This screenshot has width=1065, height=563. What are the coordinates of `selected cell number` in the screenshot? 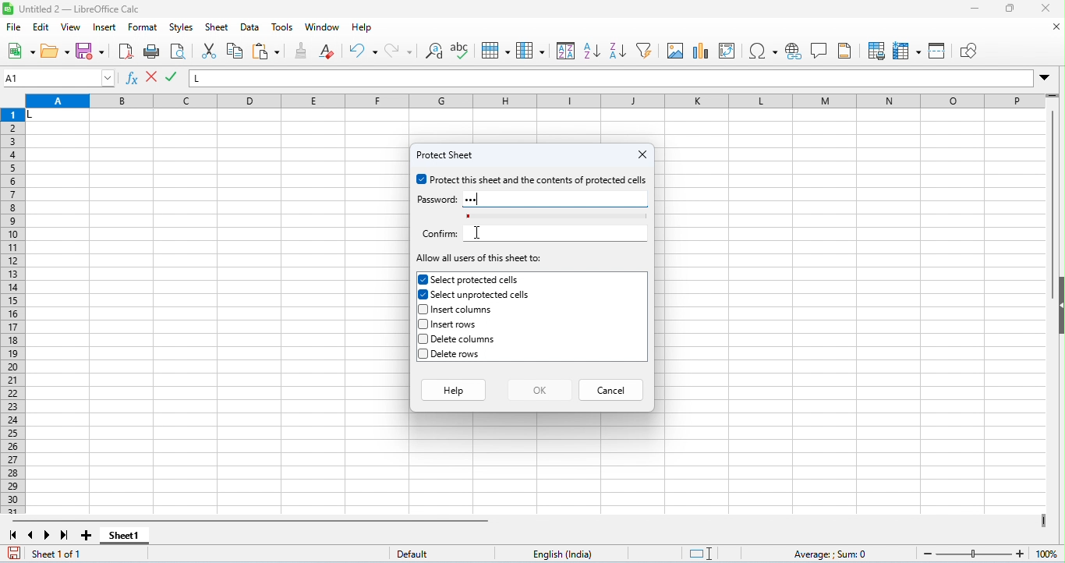 It's located at (59, 78).